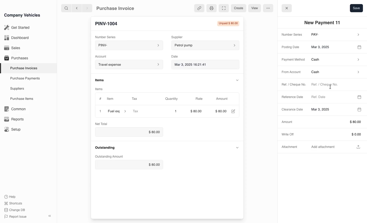 The width and height of the screenshot is (367, 223). Describe the element at coordinates (128, 64) in the screenshot. I see `Account` at that location.